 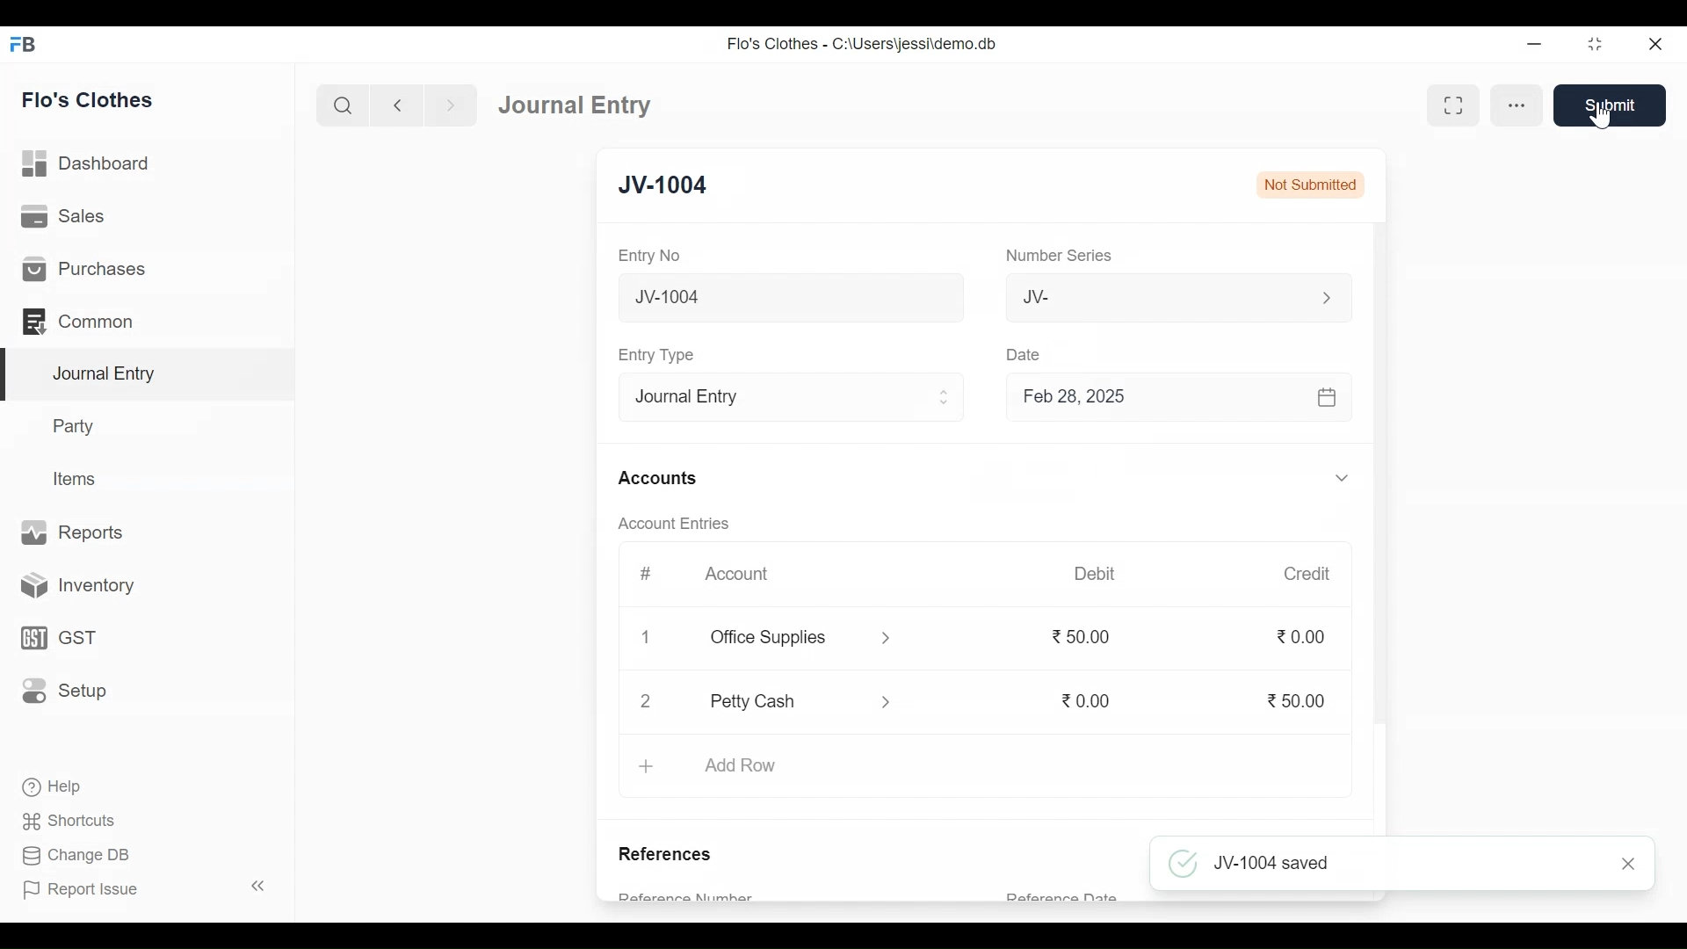 I want to click on Flo's Clothes - C:\Users\jessi\demo.db, so click(x=865, y=44).